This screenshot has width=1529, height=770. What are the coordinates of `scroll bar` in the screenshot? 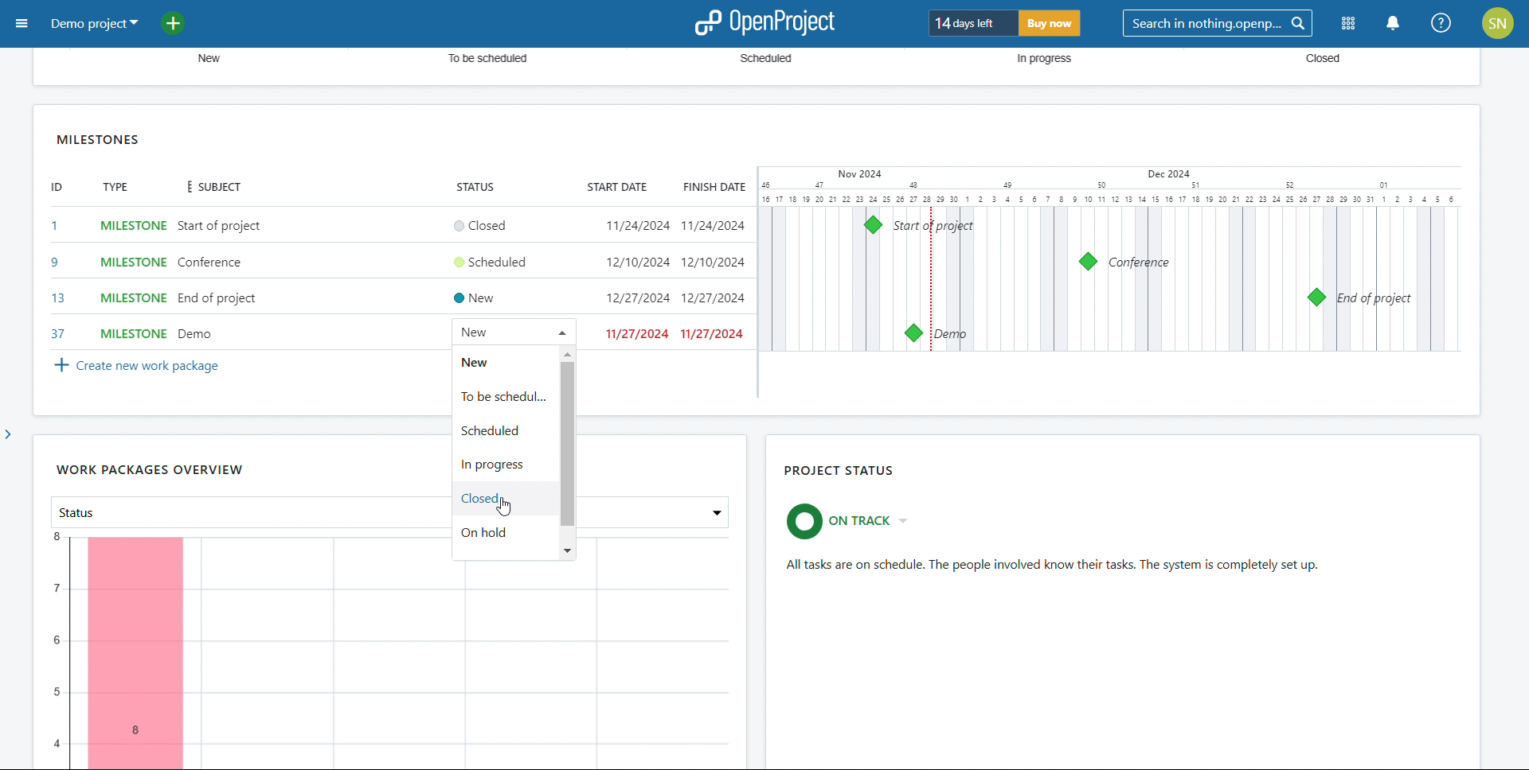 It's located at (1519, 423).